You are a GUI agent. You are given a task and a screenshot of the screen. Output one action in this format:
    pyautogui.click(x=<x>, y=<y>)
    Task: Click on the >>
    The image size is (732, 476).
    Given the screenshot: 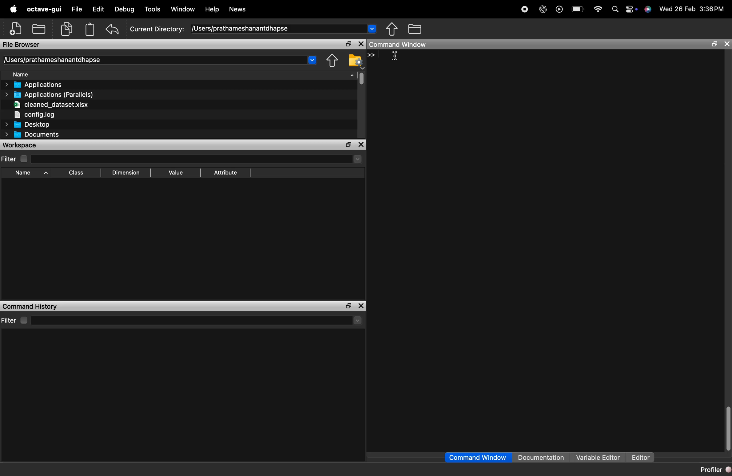 What is the action you would take?
    pyautogui.click(x=375, y=54)
    